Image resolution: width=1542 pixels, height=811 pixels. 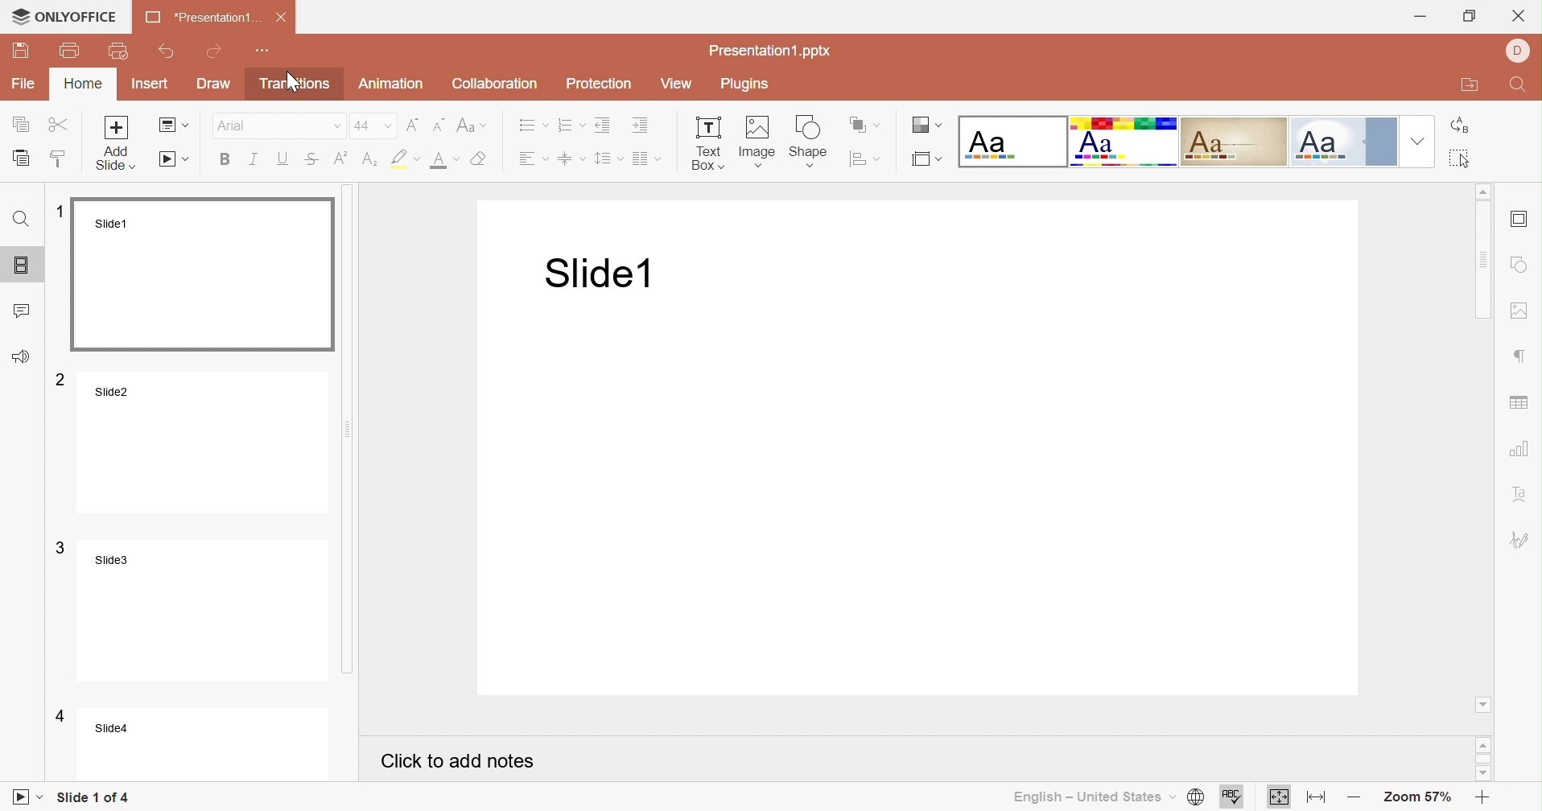 What do you see at coordinates (608, 160) in the screenshot?
I see `Line spacing` at bounding box center [608, 160].